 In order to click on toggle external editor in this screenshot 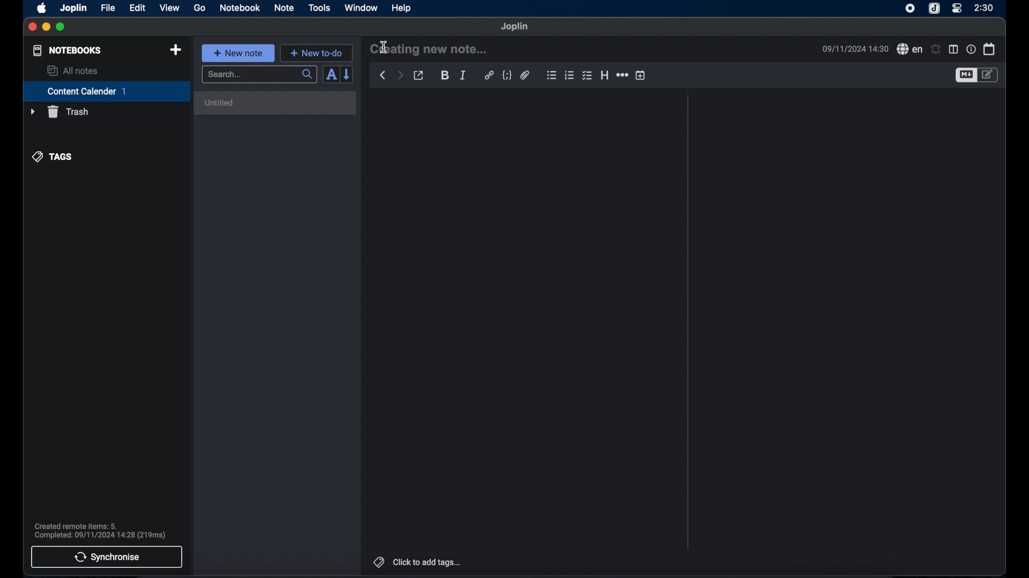, I will do `click(419, 75)`.